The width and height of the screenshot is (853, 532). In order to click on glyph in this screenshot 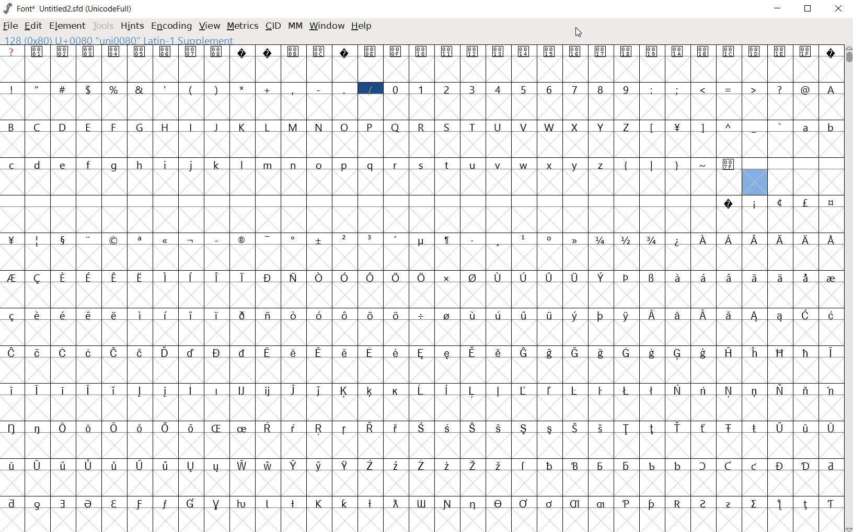, I will do `click(37, 88)`.